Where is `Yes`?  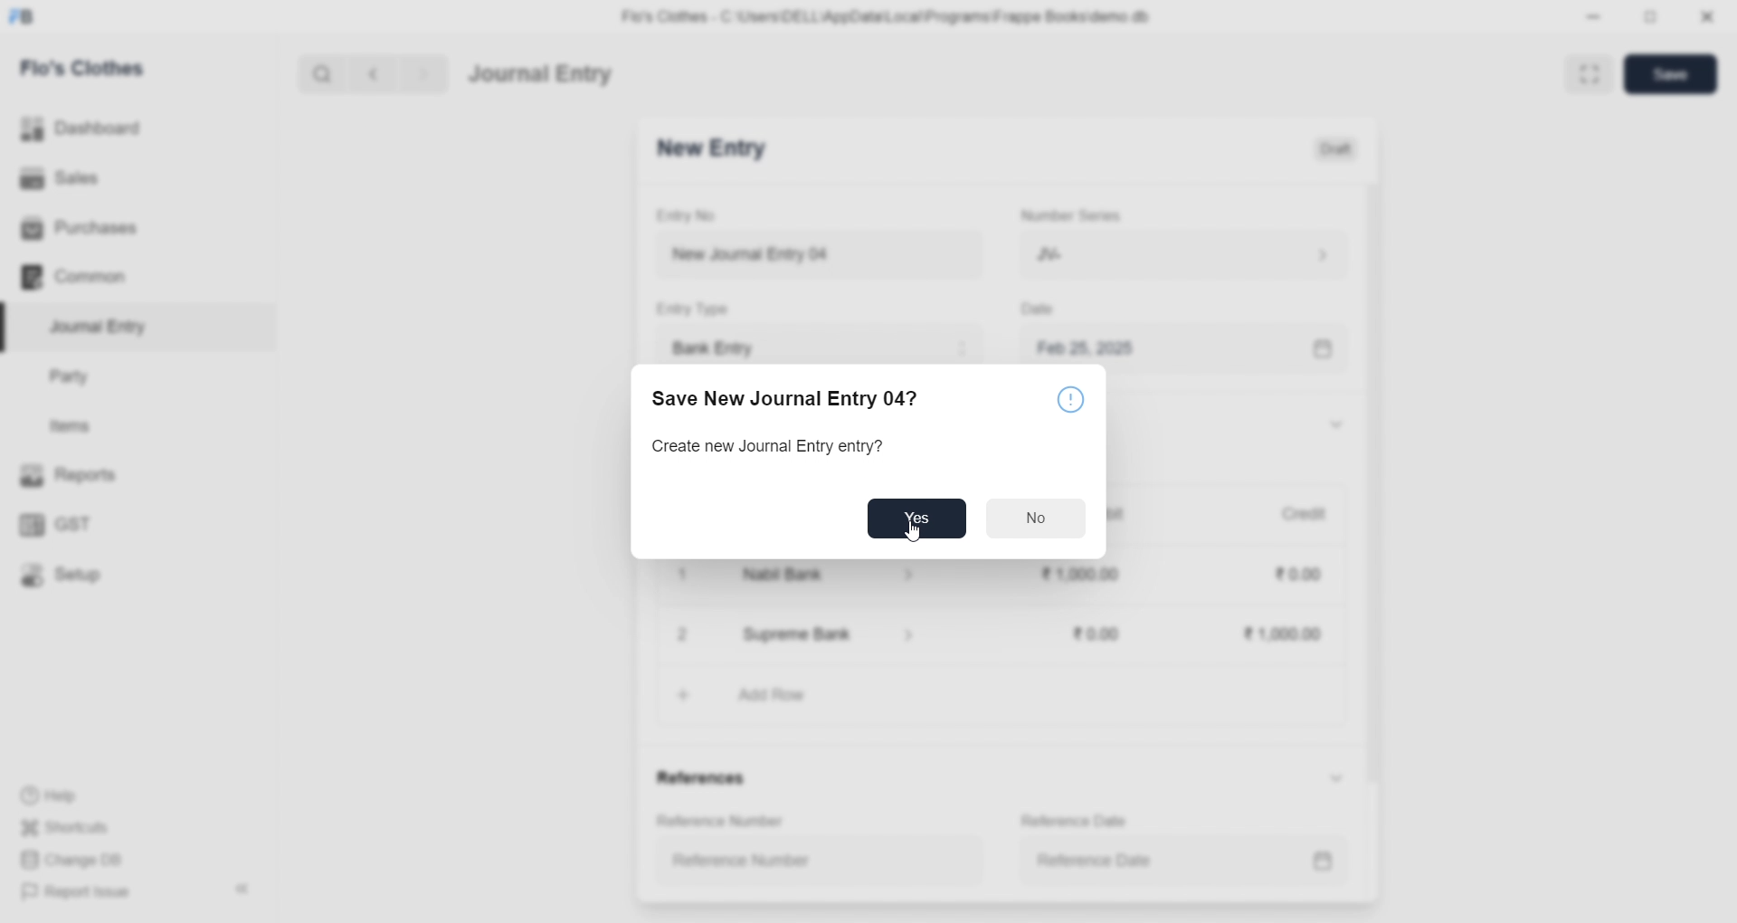
Yes is located at coordinates (919, 519).